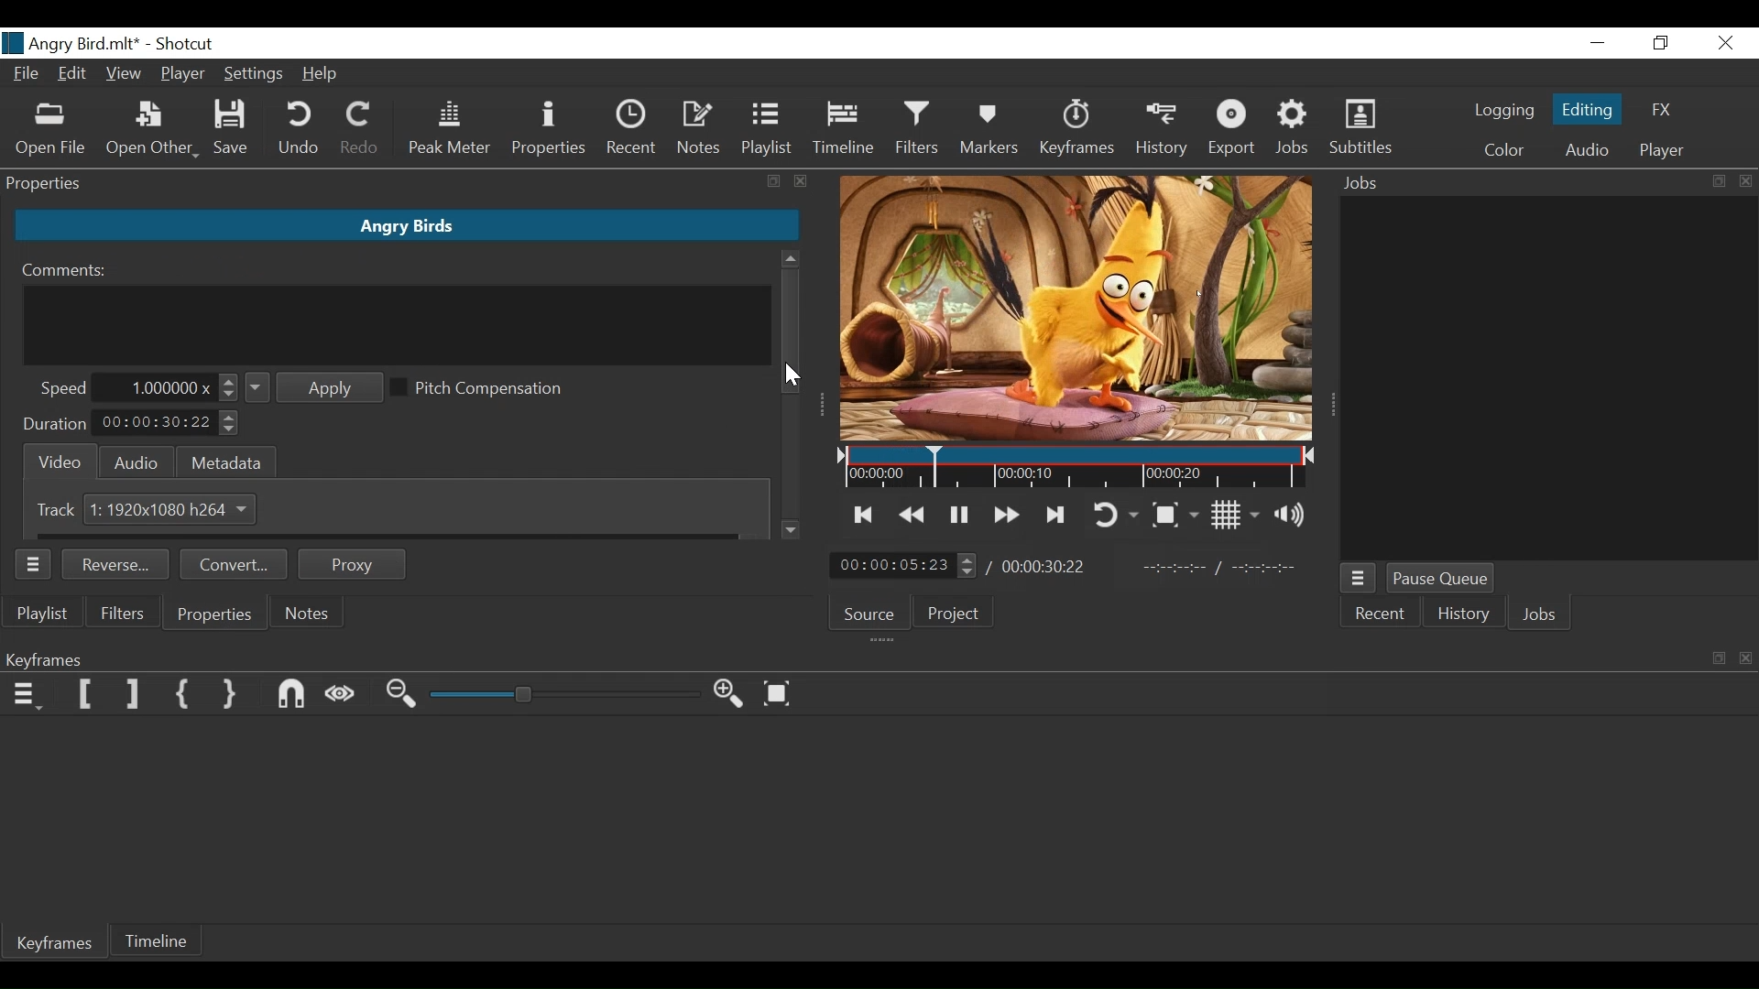 Image resolution: width=1759 pixels, height=989 pixels. I want to click on Playlist, so click(769, 131).